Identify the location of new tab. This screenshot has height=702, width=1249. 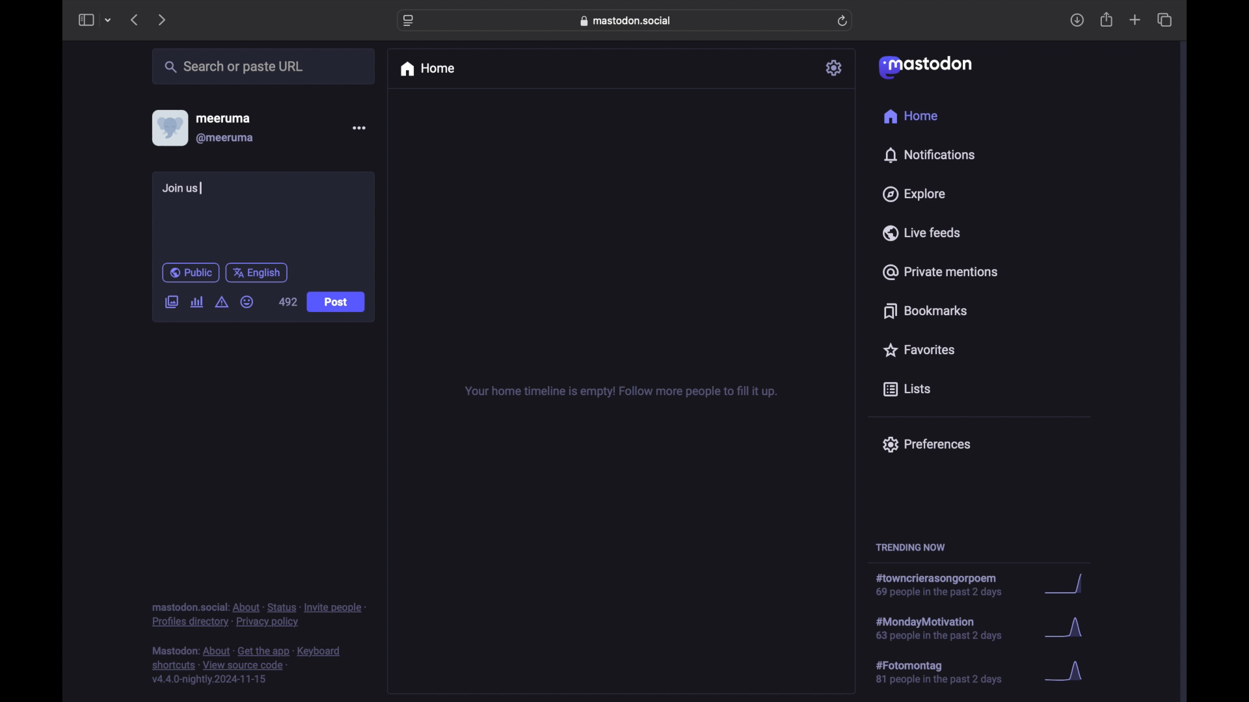
(1135, 19).